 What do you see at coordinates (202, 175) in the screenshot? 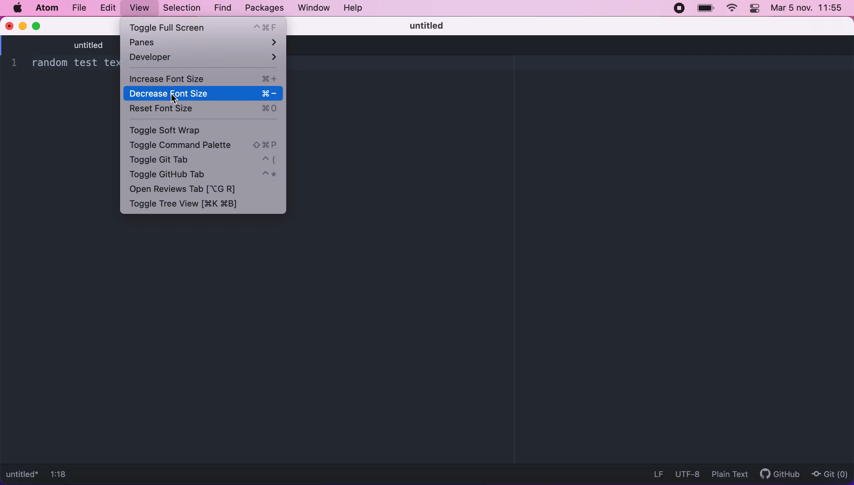
I see `toggle github tab` at bounding box center [202, 175].